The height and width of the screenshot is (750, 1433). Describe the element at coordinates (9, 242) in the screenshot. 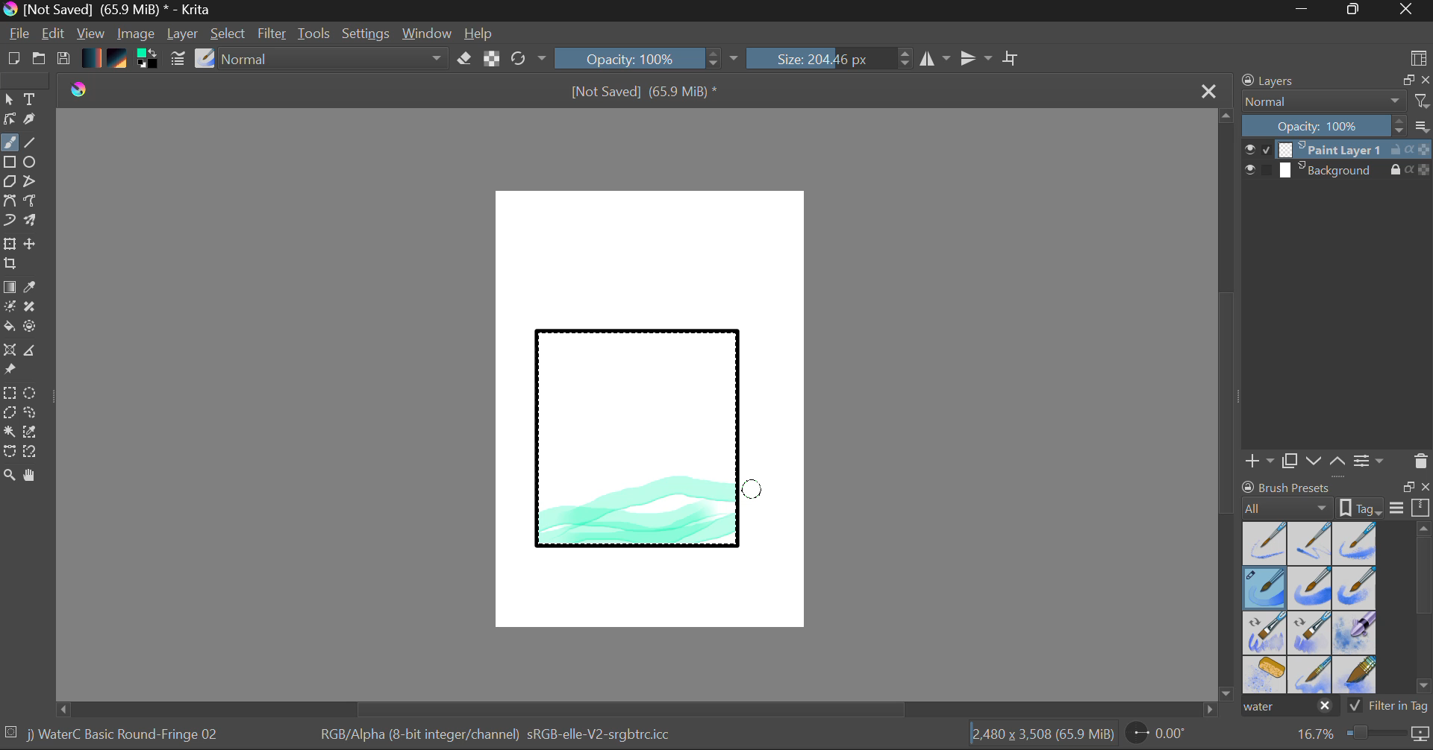

I see `Transform Layer` at that location.